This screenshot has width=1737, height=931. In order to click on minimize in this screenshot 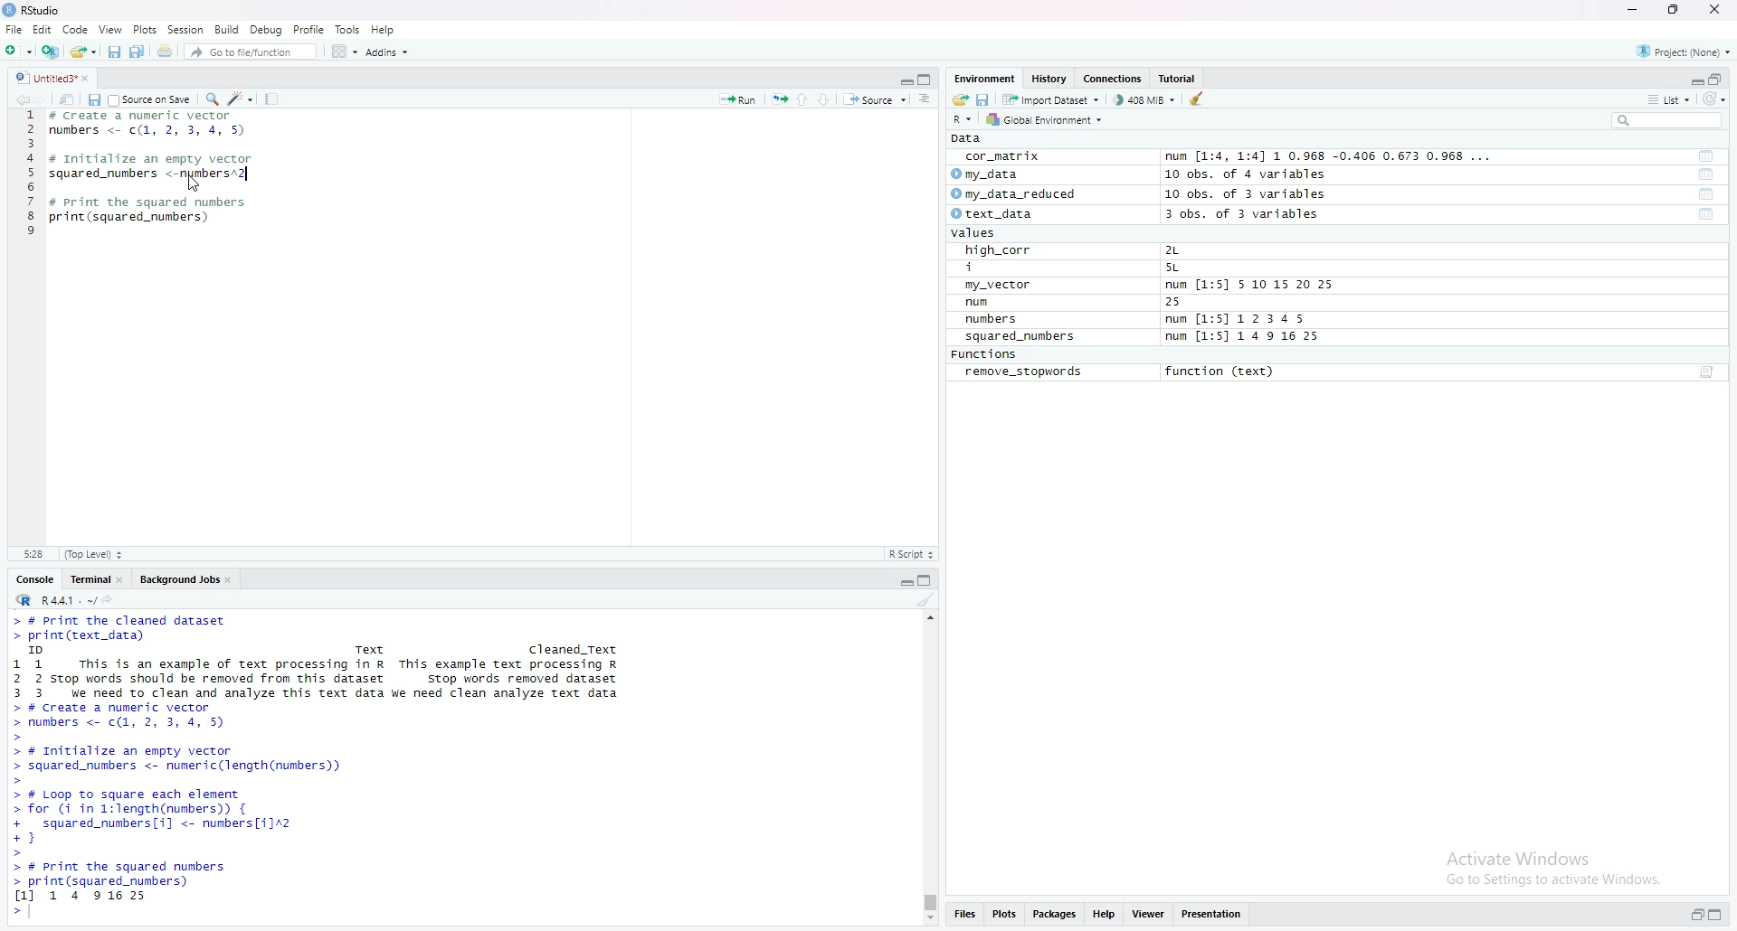, I will do `click(1694, 78)`.